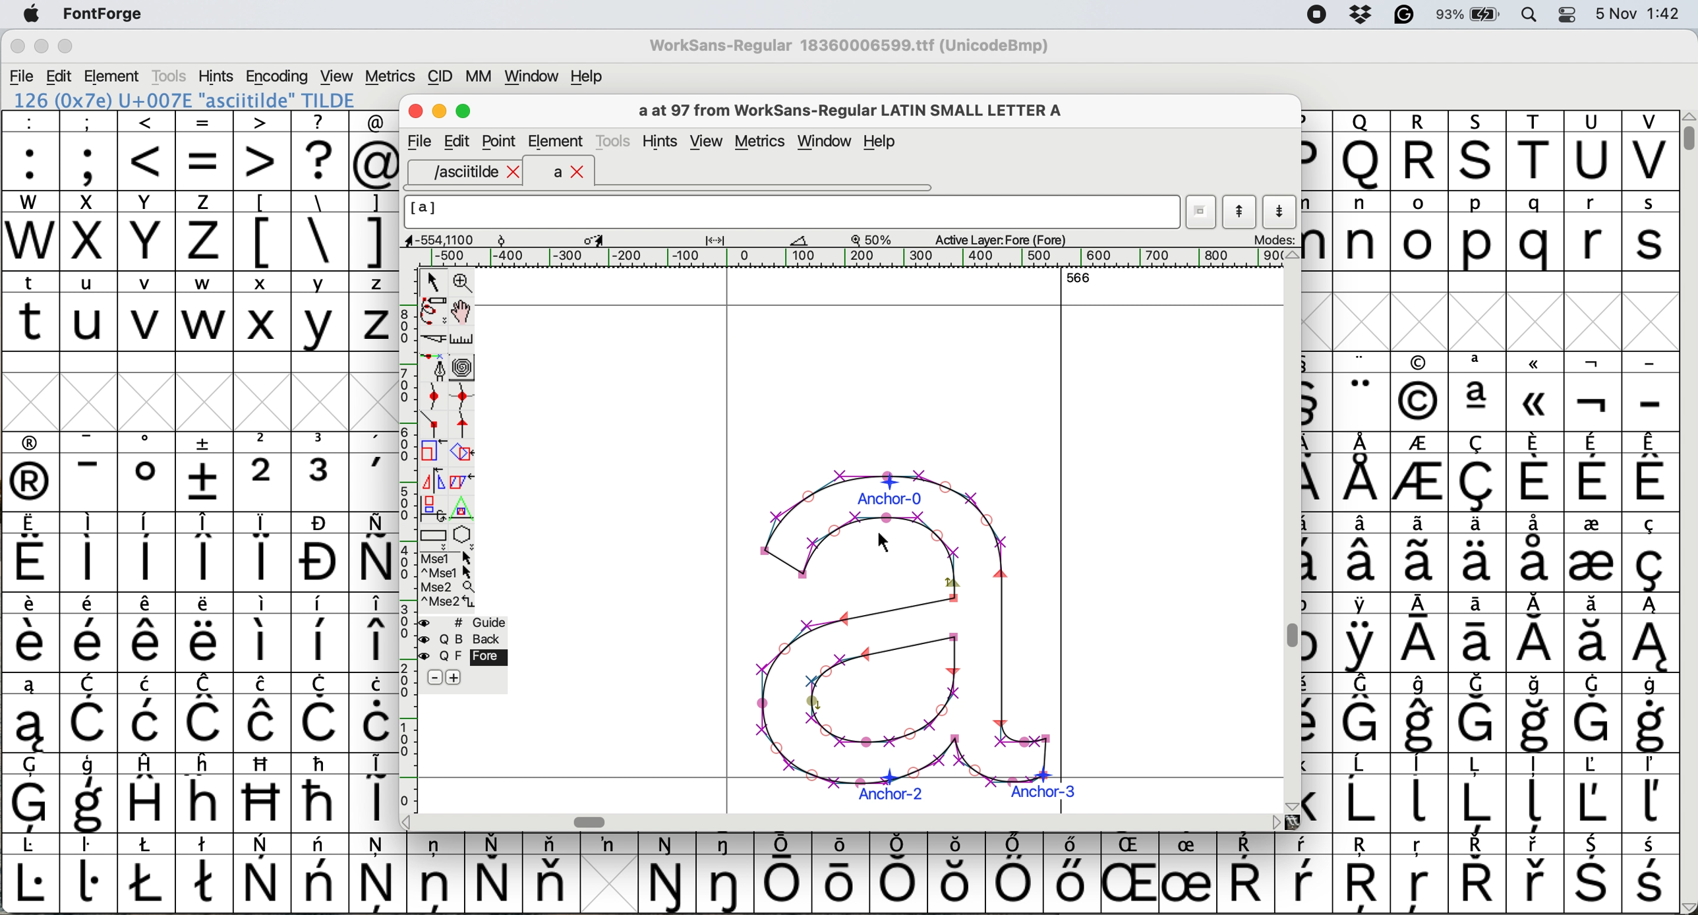 This screenshot has height=915, width=1698. What do you see at coordinates (466, 396) in the screenshot?
I see `add a curve point vertically or horizontally` at bounding box center [466, 396].